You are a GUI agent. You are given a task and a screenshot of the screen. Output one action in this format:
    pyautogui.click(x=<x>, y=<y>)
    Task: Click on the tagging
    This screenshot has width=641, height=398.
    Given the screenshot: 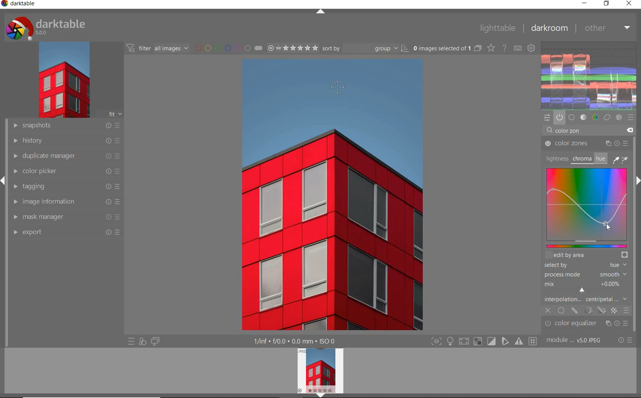 What is the action you would take?
    pyautogui.click(x=64, y=187)
    